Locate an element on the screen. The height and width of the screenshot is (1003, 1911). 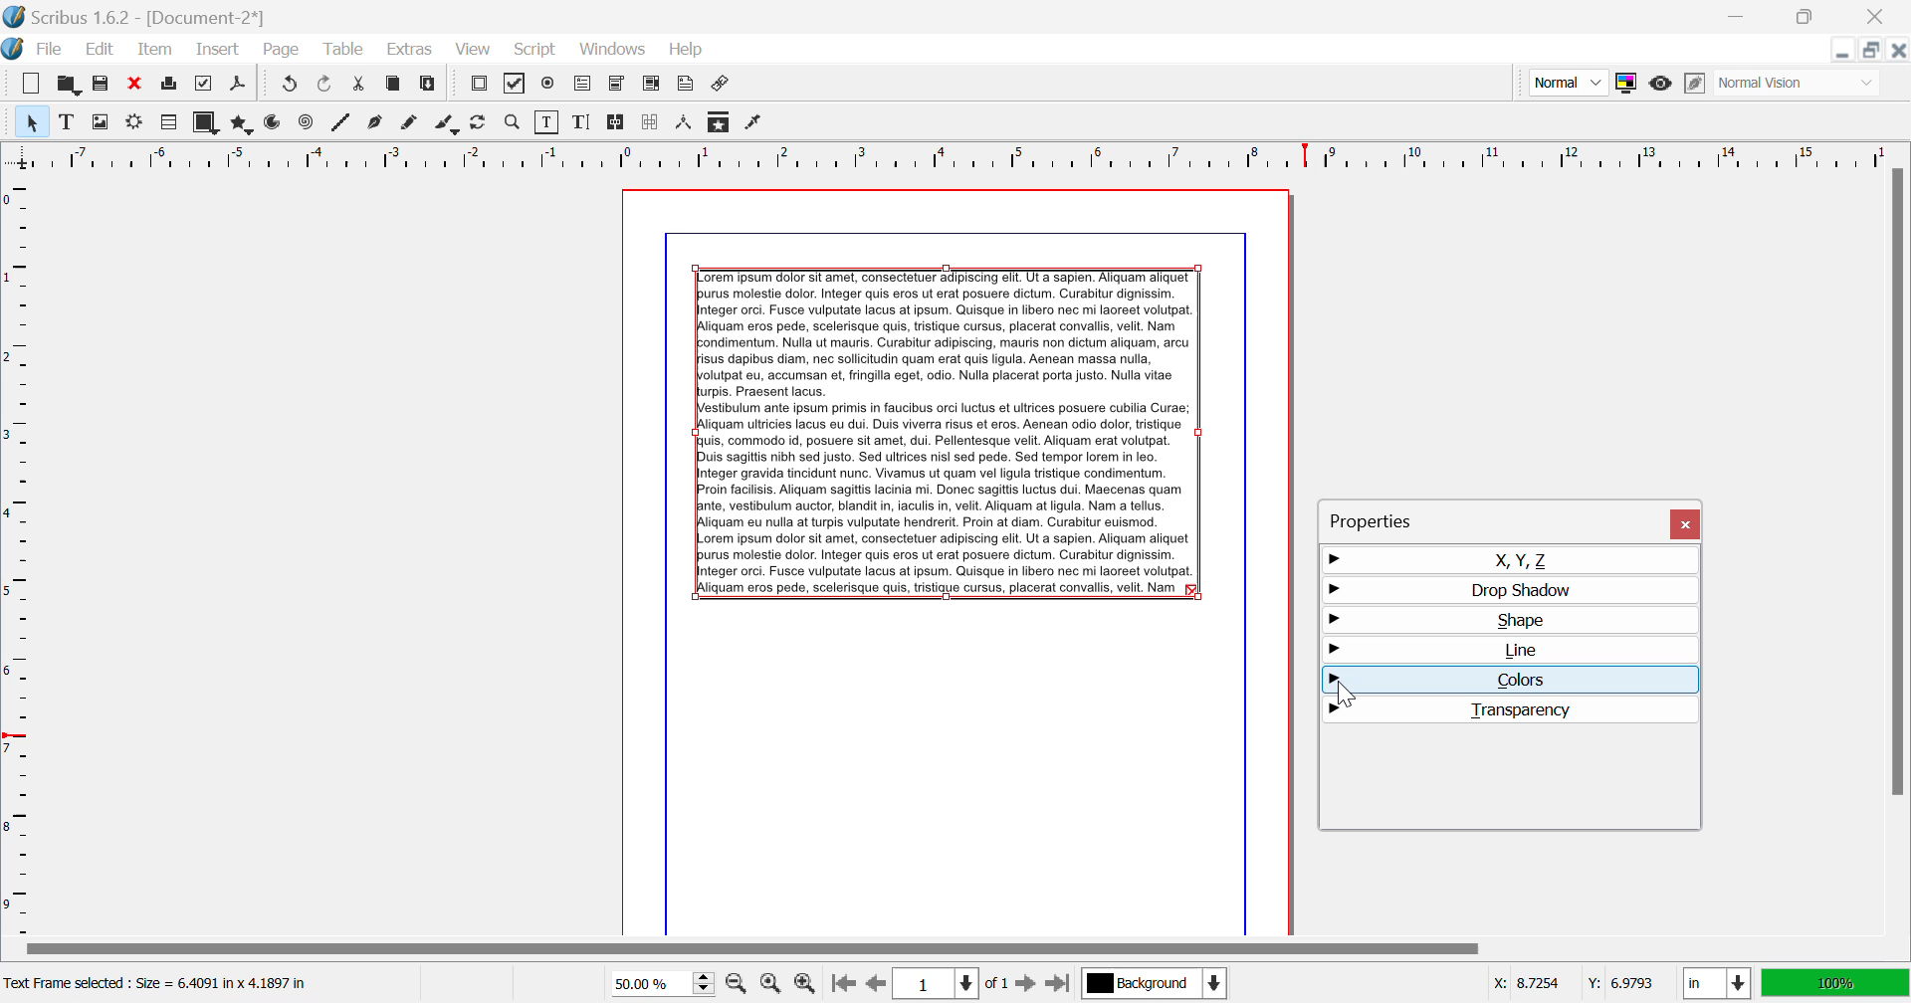
Zoom is located at coordinates (514, 122).